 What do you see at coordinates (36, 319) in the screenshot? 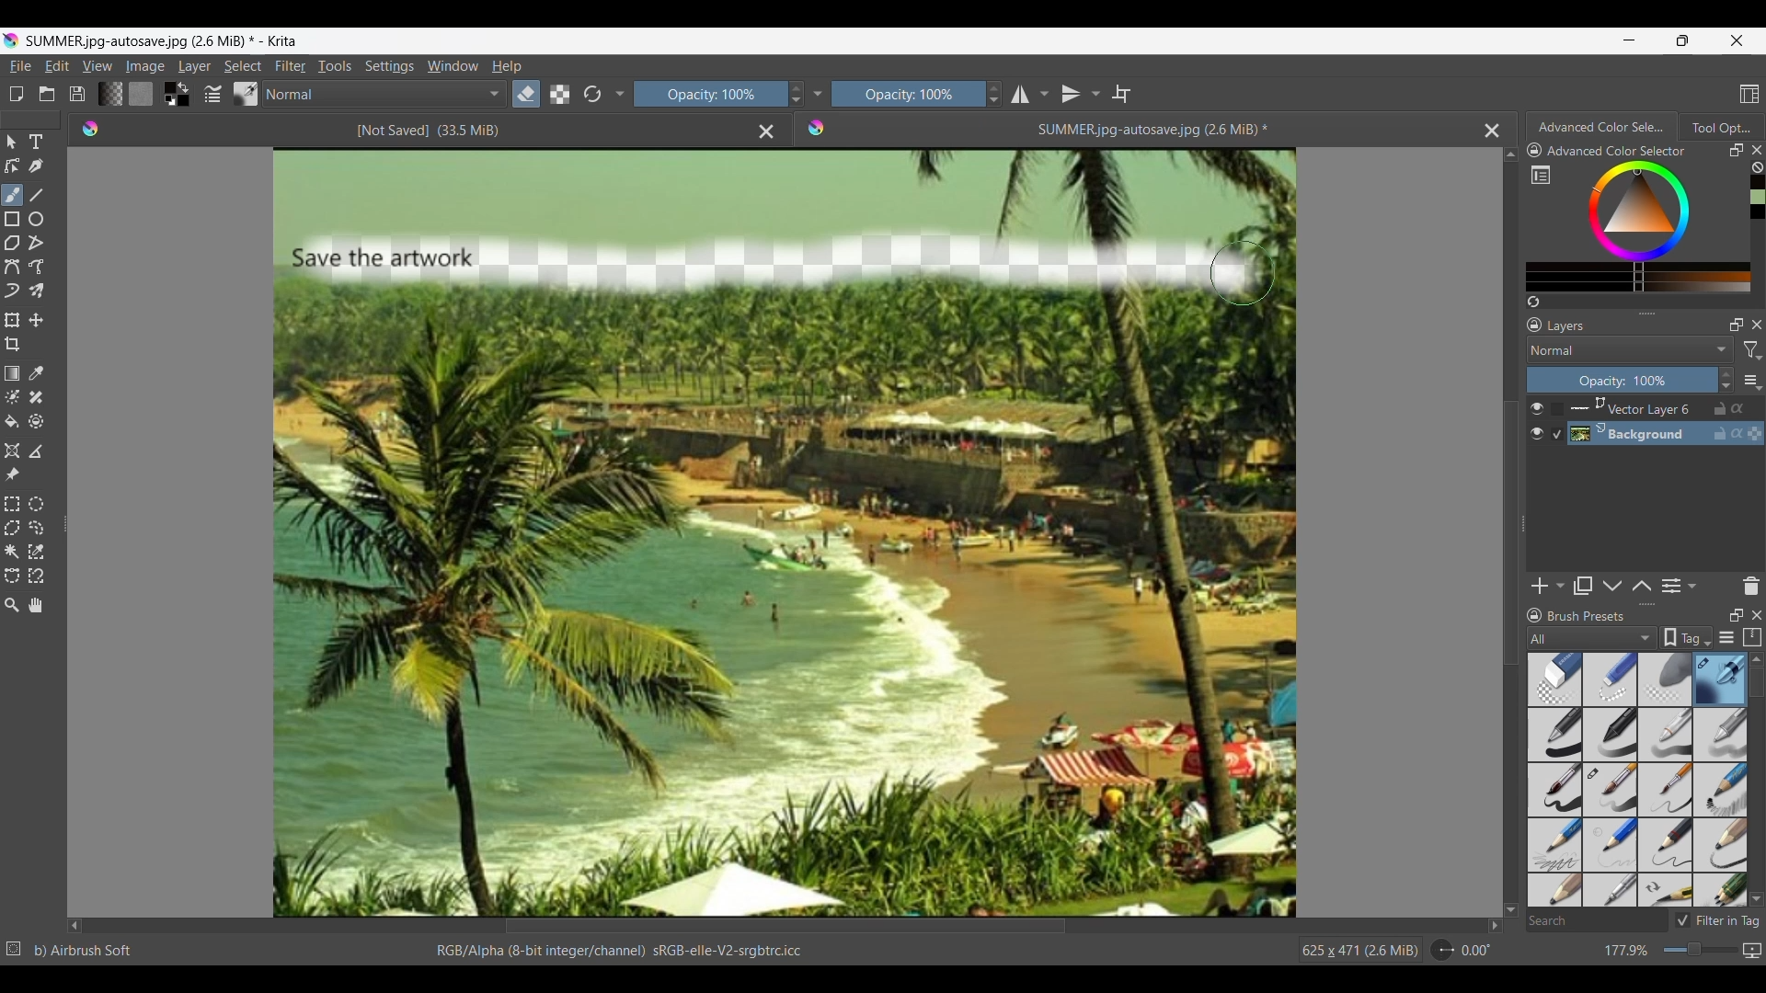
I see `Move a layer` at bounding box center [36, 319].